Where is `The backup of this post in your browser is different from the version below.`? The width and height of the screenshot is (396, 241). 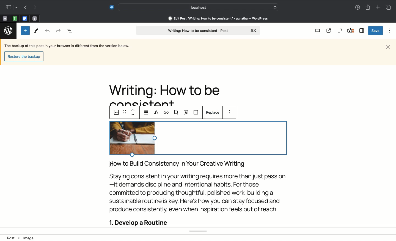
The backup of this post in your browser is different from the version below. is located at coordinates (69, 45).